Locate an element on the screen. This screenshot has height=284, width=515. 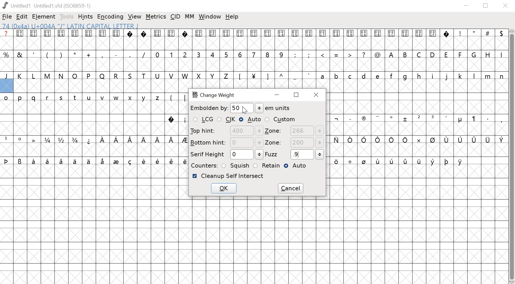
COUNTERS is located at coordinates (203, 165).